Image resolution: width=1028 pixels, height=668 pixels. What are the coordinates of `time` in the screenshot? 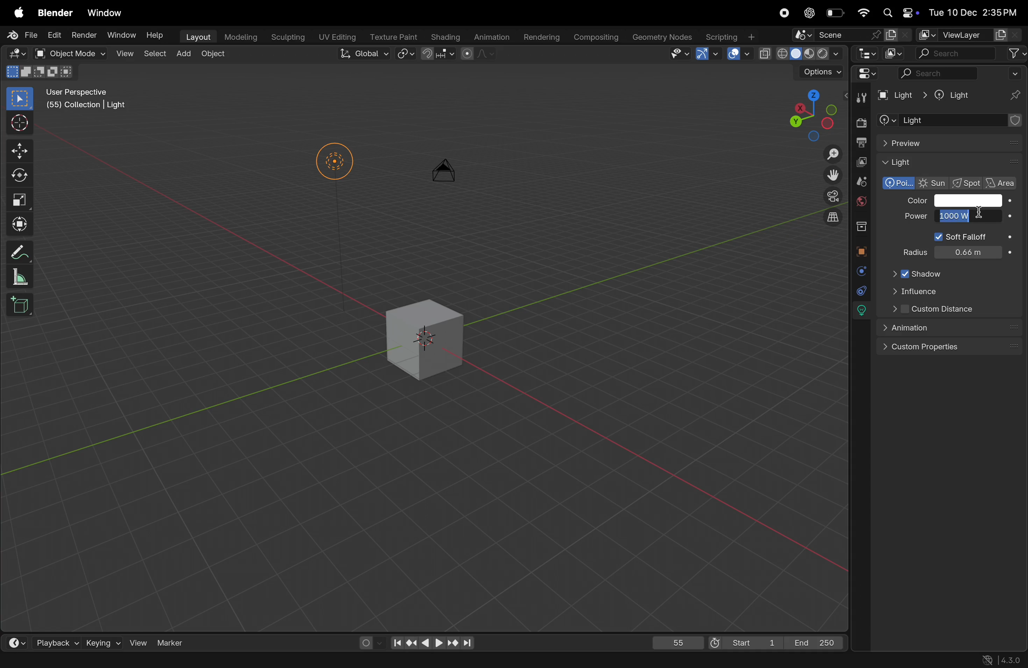 It's located at (21, 642).